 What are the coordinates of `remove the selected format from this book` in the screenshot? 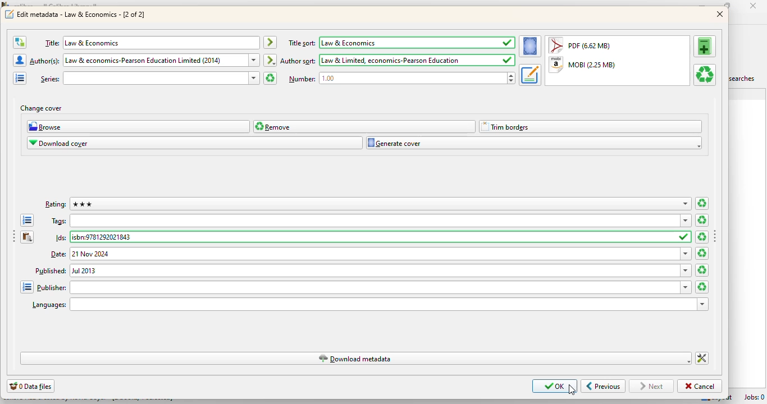 It's located at (704, 75).